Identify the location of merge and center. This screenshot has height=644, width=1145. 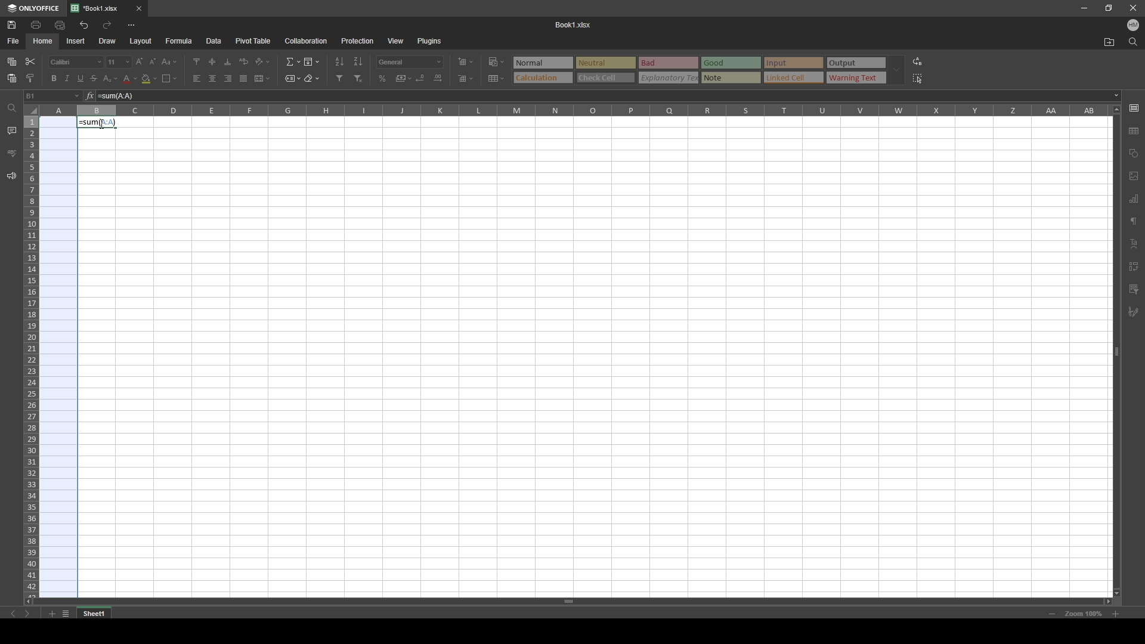
(262, 78).